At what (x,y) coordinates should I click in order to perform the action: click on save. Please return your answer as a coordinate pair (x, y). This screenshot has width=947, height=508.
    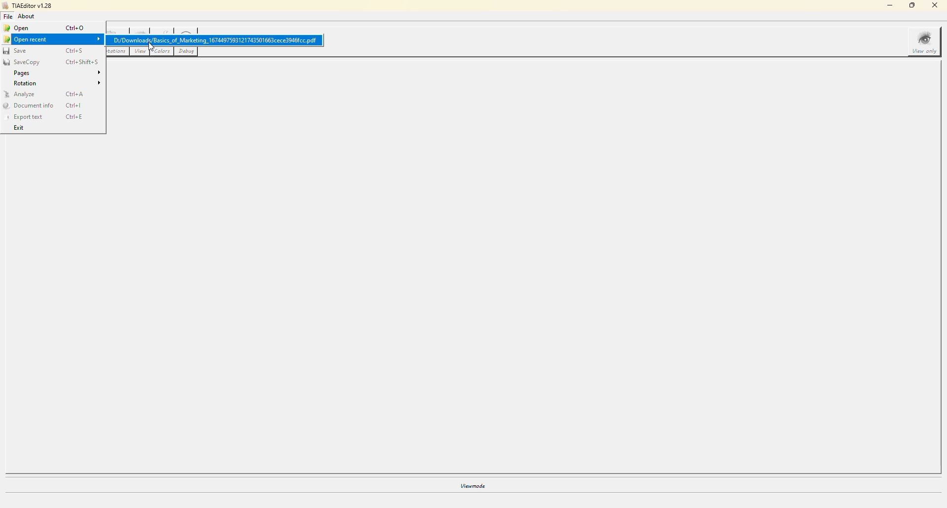
    Looking at the image, I should click on (30, 51).